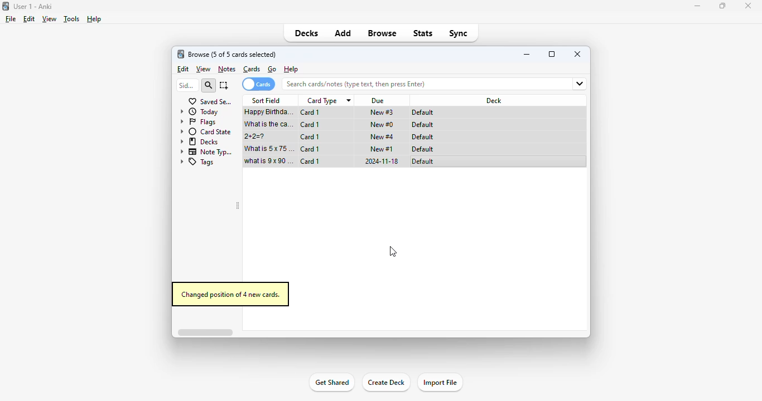 This screenshot has width=762, height=401. Describe the element at coordinates (271, 113) in the screenshot. I see `mouse down` at that location.